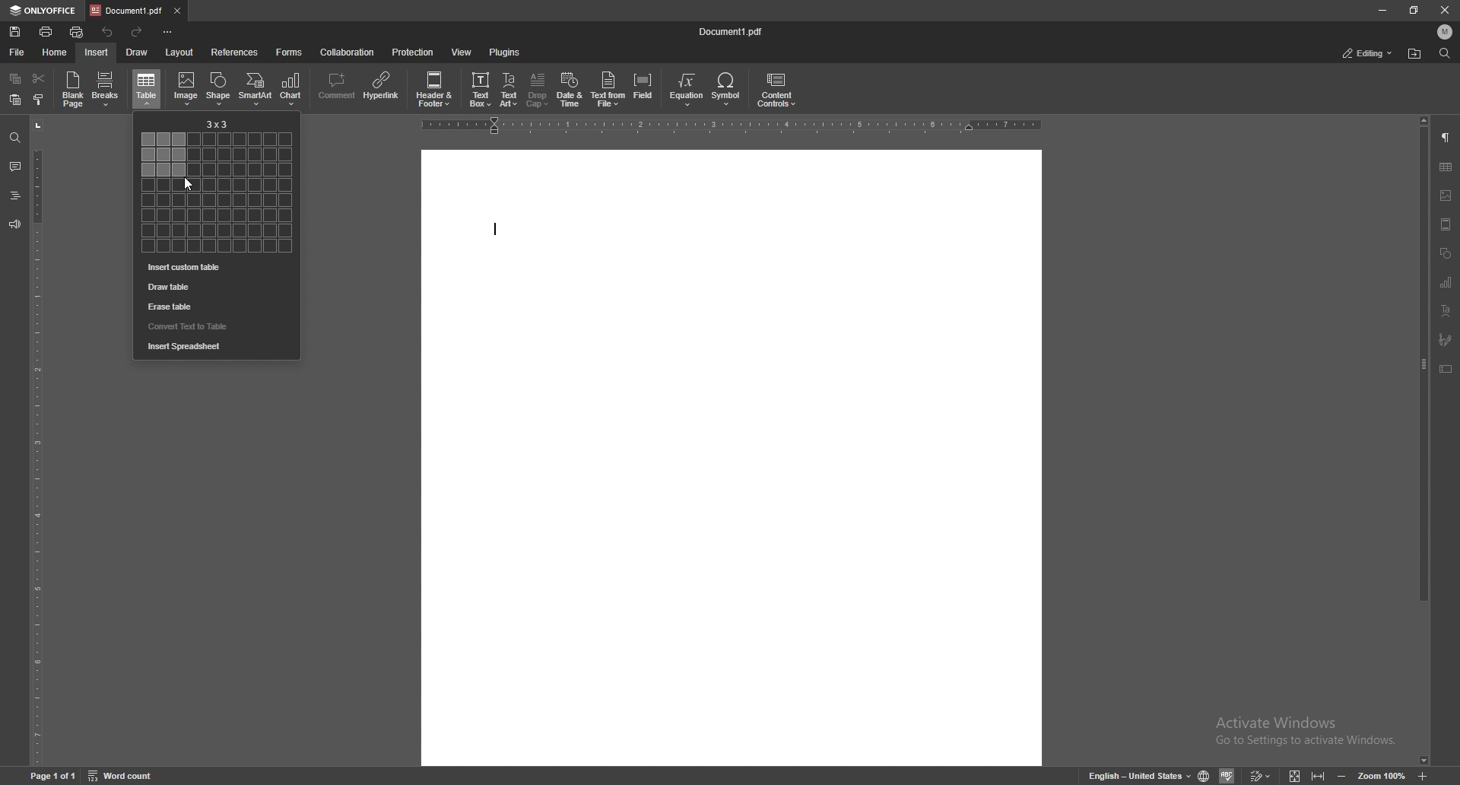 The width and height of the screenshot is (1460, 785). I want to click on symbol, so click(728, 91).